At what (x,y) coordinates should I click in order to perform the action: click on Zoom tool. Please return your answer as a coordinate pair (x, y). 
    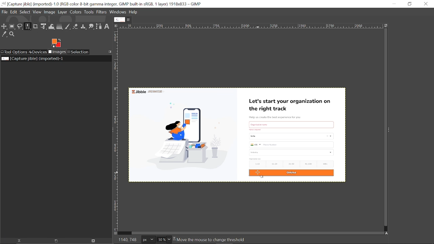
    Looking at the image, I should click on (13, 35).